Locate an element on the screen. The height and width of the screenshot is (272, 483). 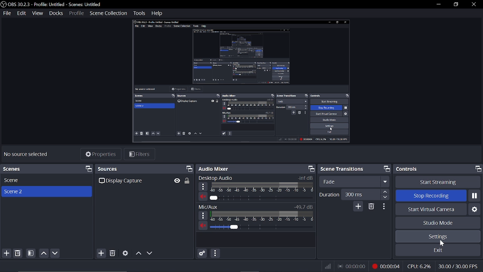
300 ms is located at coordinates (365, 193).